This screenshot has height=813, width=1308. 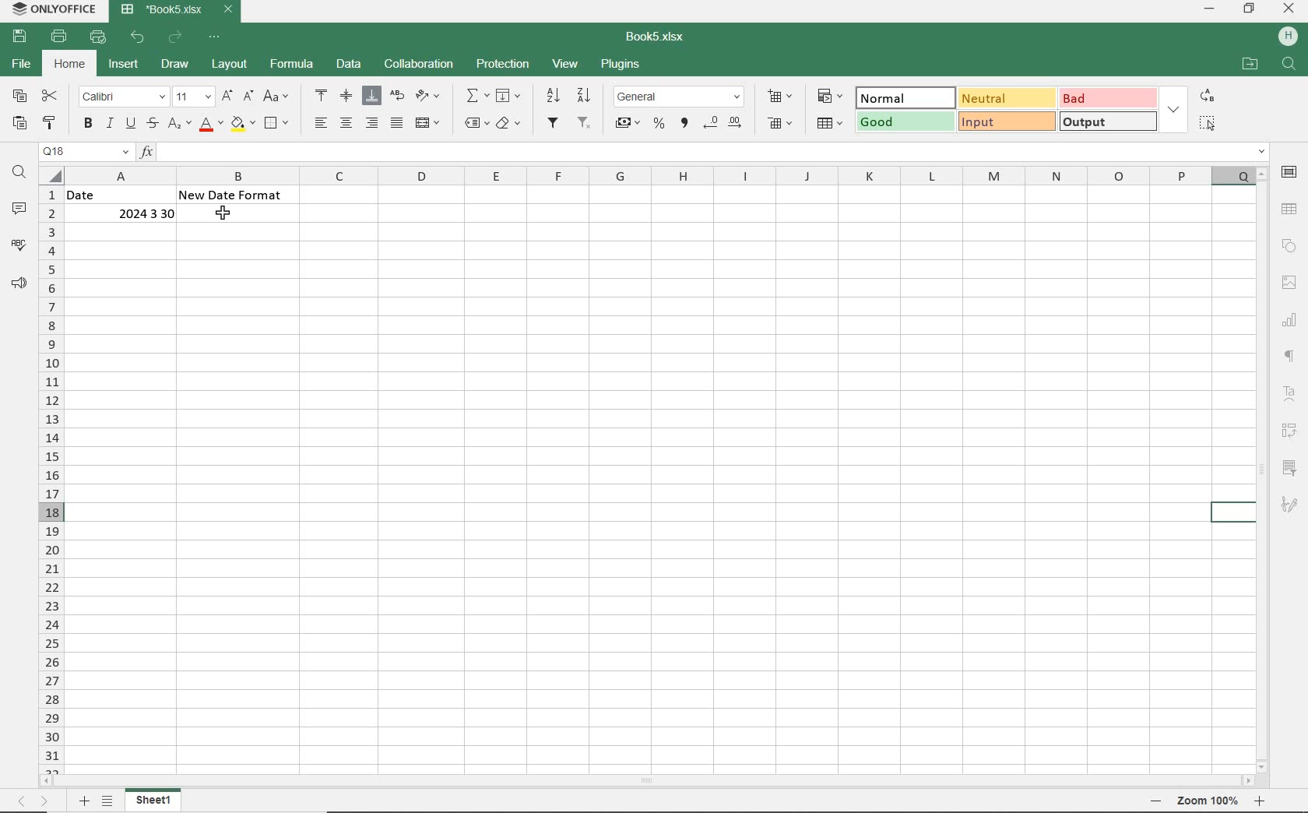 What do you see at coordinates (1251, 65) in the screenshot?
I see `OPEN FILE LOCATION` at bounding box center [1251, 65].